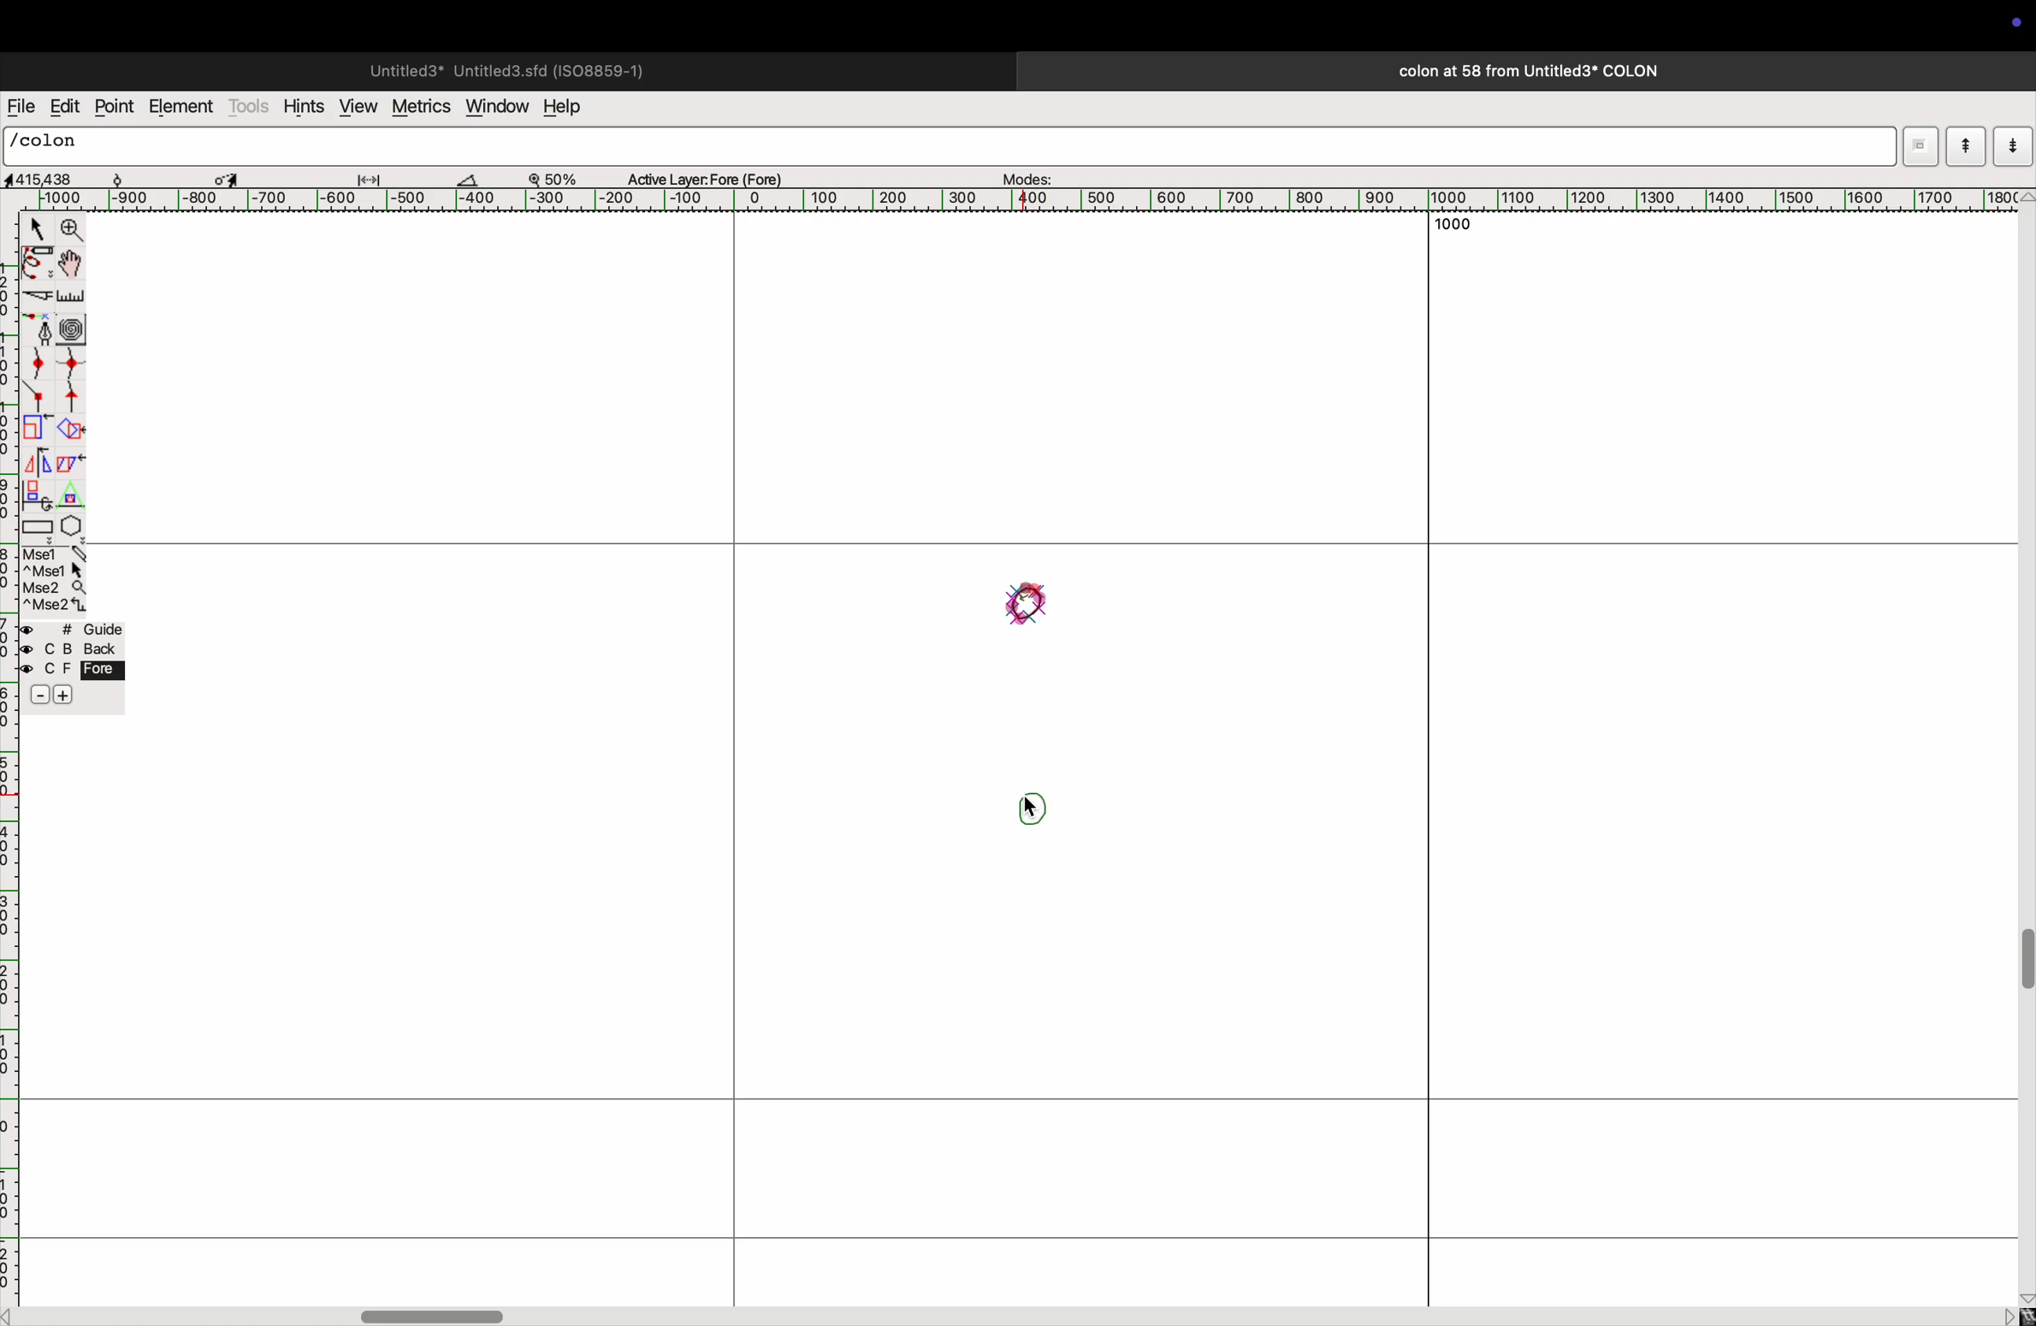 The width and height of the screenshot is (2036, 1326). What do you see at coordinates (573, 108) in the screenshot?
I see `hwlp` at bounding box center [573, 108].